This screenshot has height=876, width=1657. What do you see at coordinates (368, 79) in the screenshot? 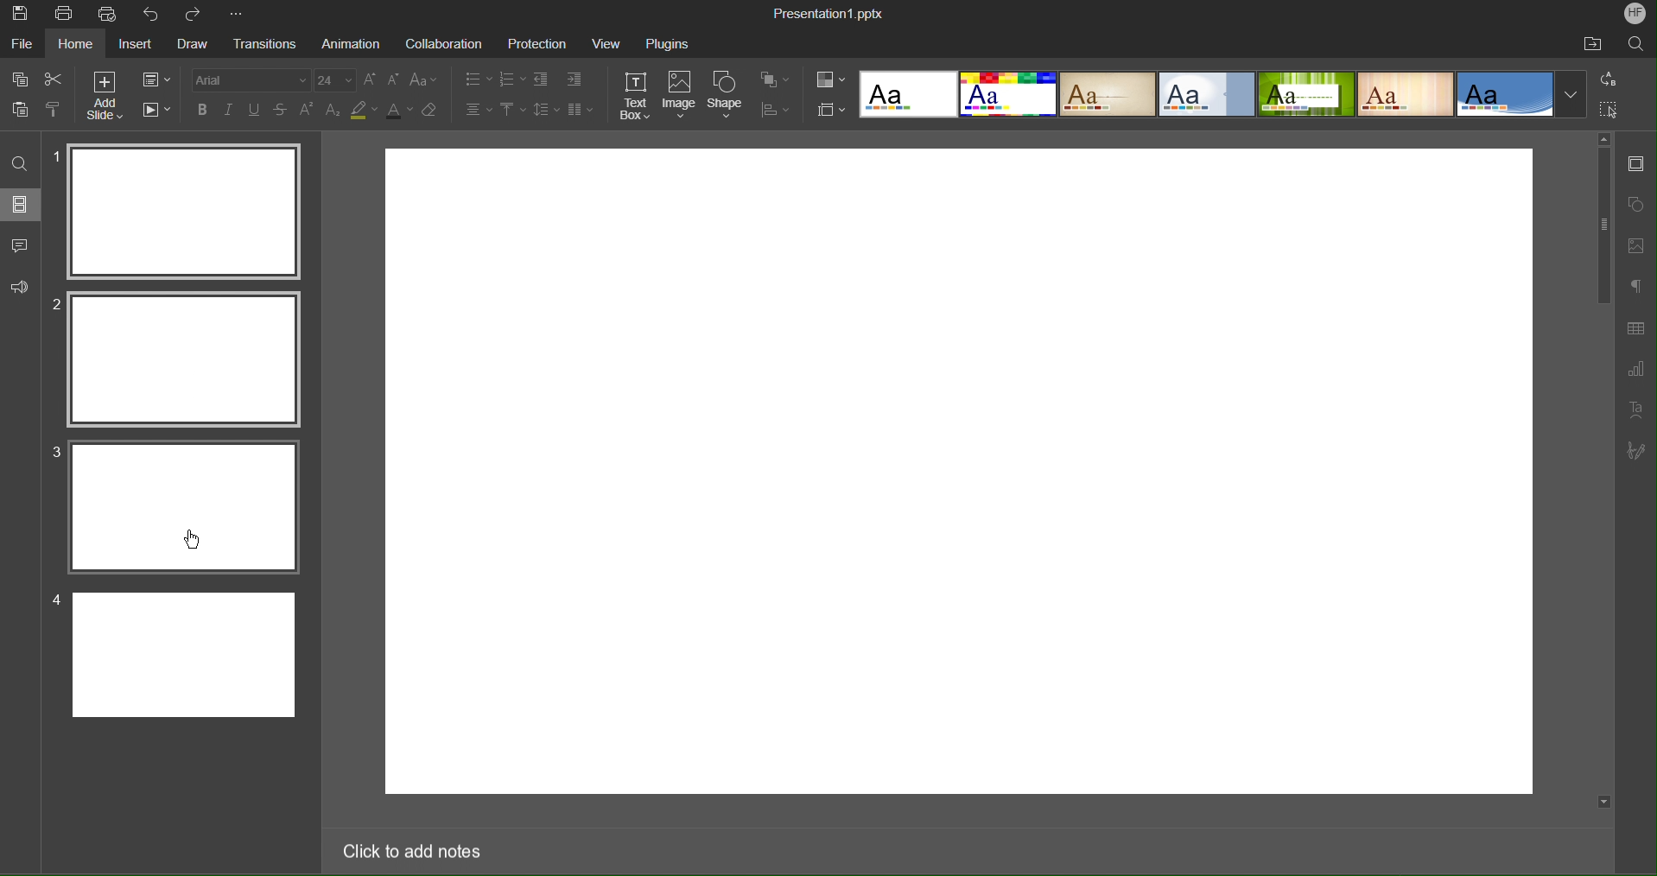
I see `increase font size` at bounding box center [368, 79].